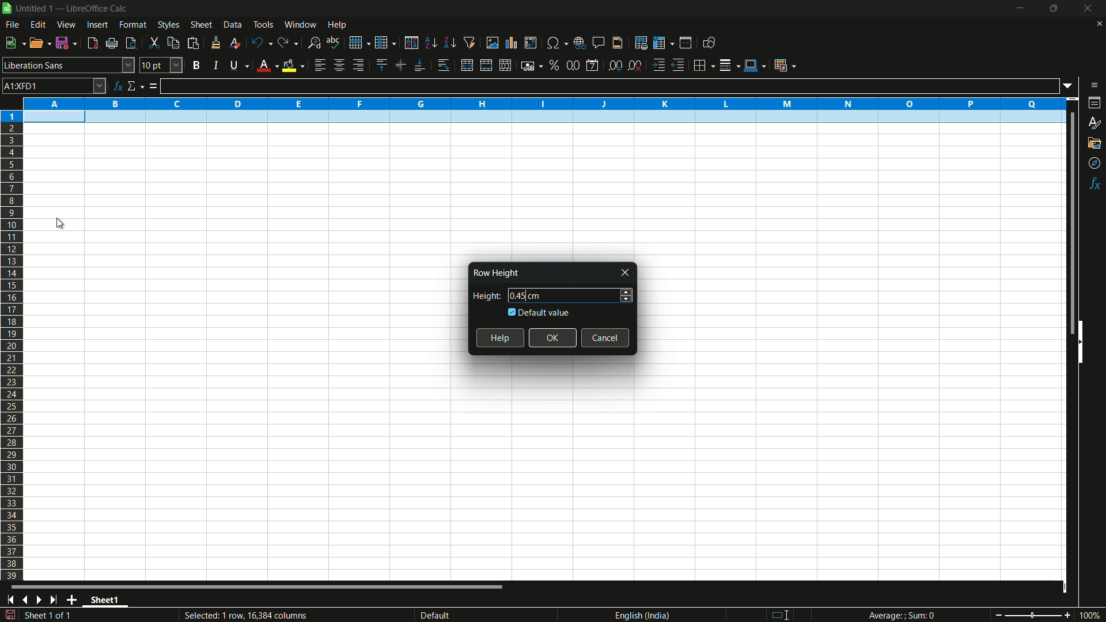 This screenshot has width=1106, height=622. What do you see at coordinates (617, 66) in the screenshot?
I see `add decimal place` at bounding box center [617, 66].